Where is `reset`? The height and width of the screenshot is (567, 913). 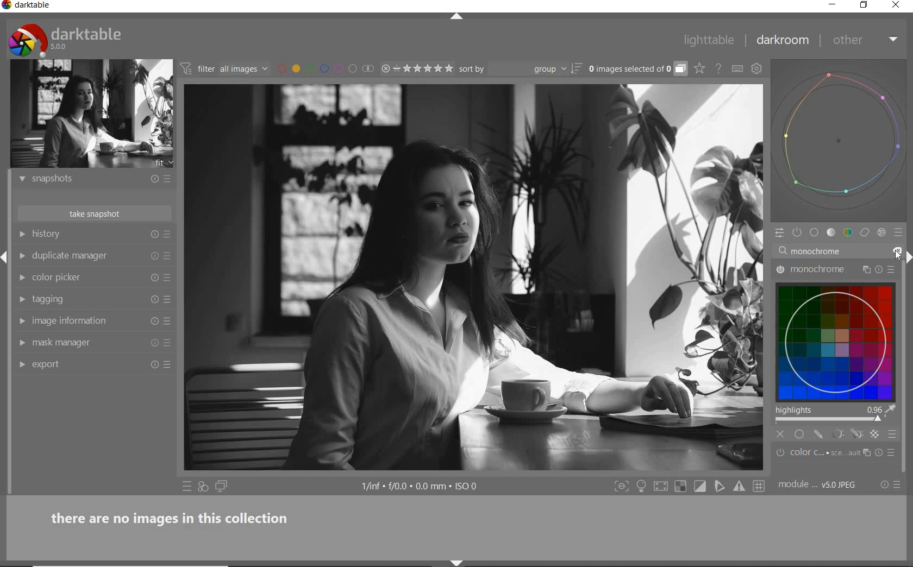
reset is located at coordinates (154, 276).